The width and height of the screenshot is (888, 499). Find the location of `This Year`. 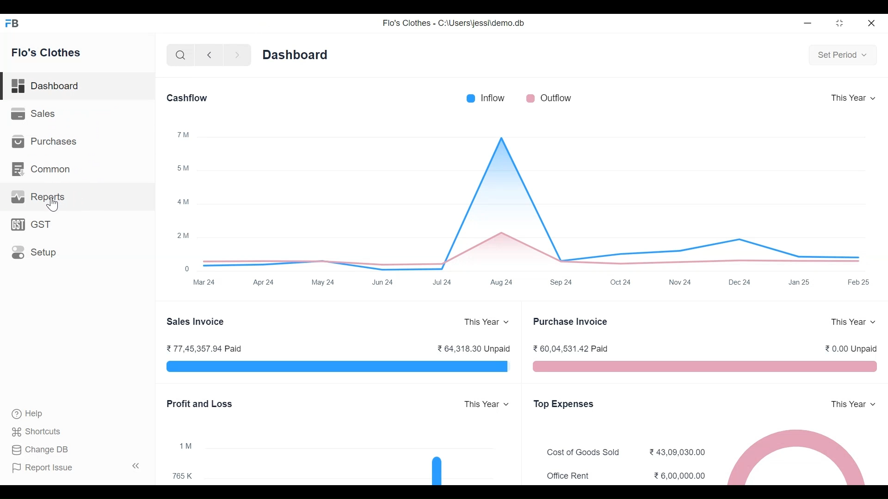

This Year is located at coordinates (848, 404).